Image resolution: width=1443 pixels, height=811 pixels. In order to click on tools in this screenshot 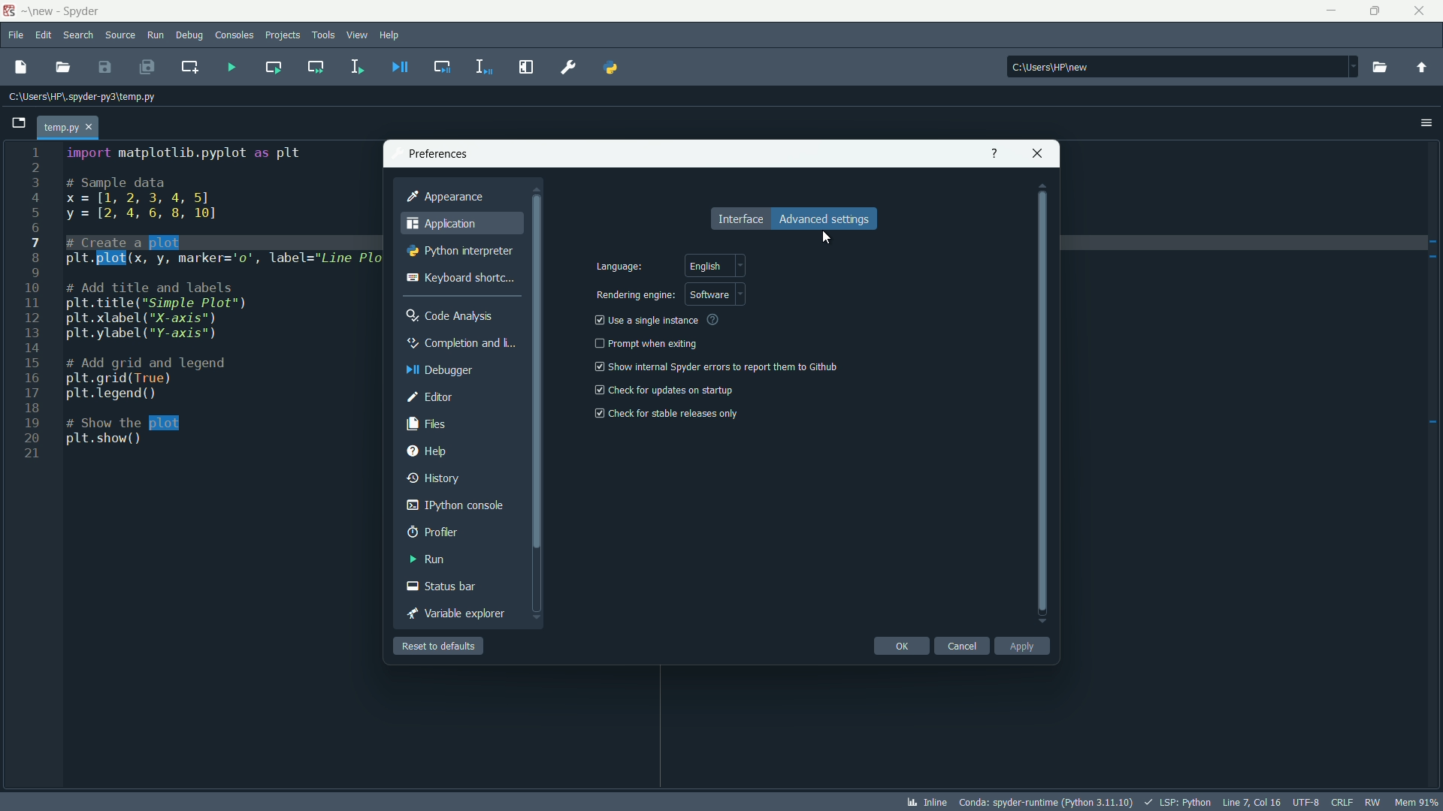, I will do `click(322, 35)`.